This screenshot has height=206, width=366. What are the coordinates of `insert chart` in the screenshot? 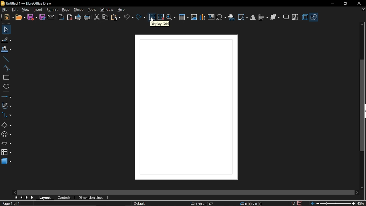 It's located at (203, 17).